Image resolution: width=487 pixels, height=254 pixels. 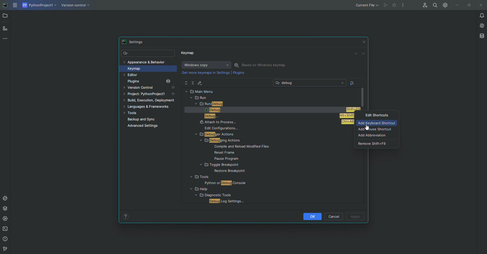 I want to click on Cannot run the file, so click(x=386, y=5).